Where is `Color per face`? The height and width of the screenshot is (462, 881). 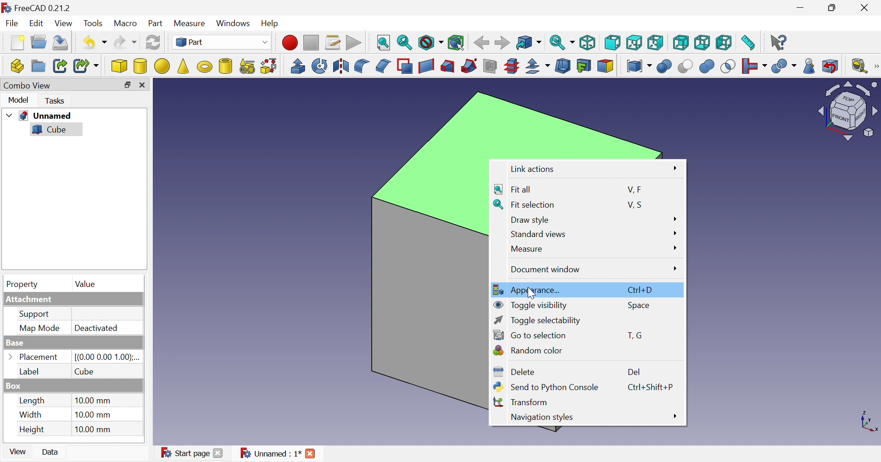 Color per face is located at coordinates (607, 66).